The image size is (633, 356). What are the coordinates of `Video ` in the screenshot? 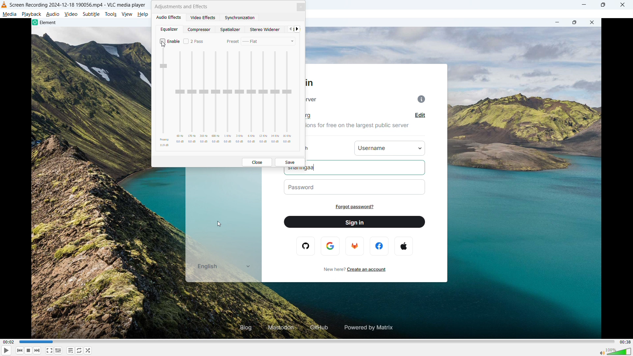 It's located at (71, 14).